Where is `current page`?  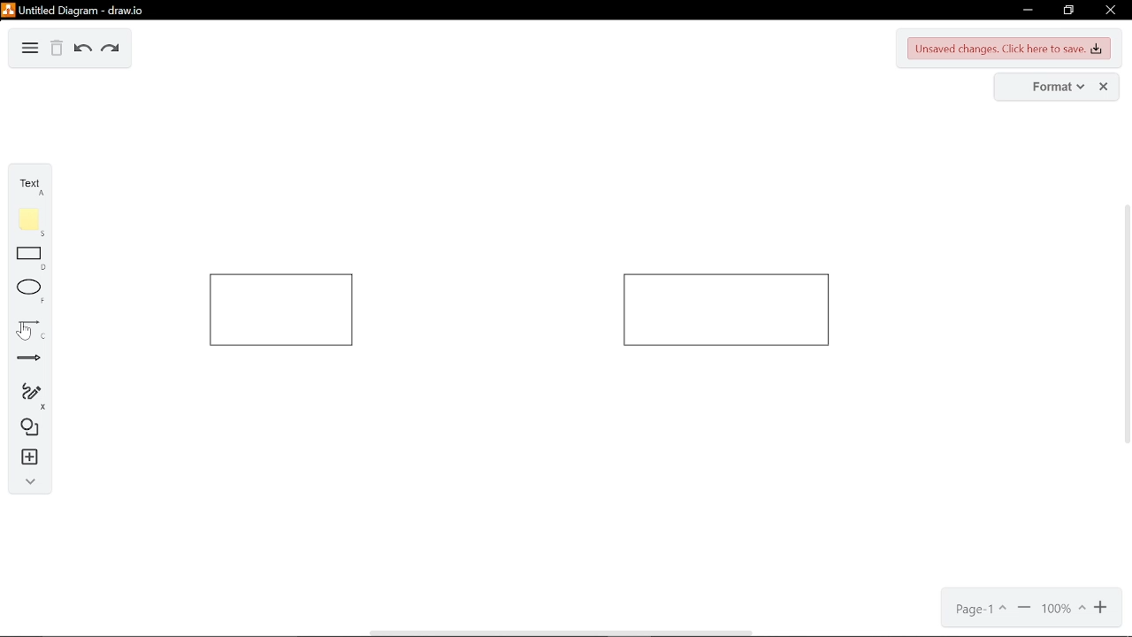
current page is located at coordinates (978, 611).